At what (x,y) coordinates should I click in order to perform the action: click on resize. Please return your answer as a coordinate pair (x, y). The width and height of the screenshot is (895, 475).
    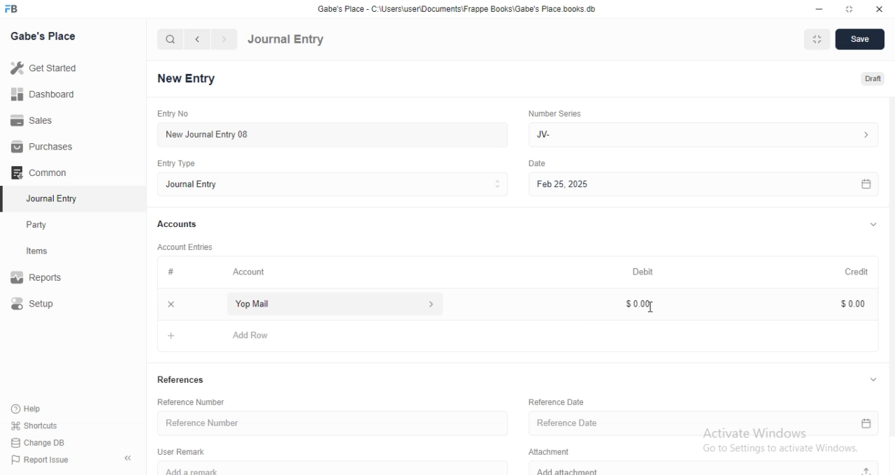
    Looking at the image, I should click on (847, 8).